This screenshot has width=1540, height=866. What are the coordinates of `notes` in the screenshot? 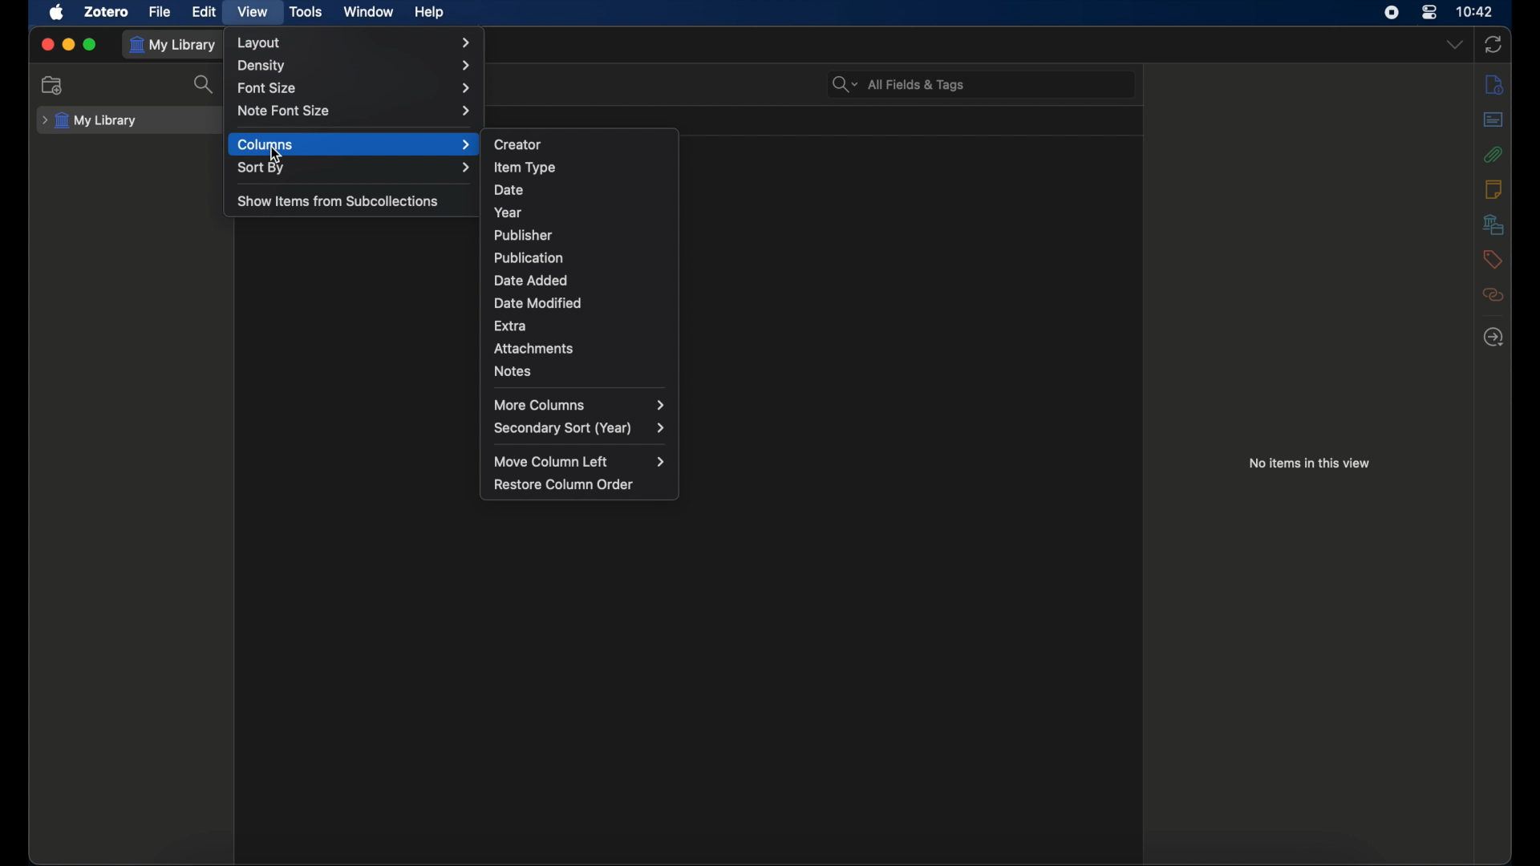 It's located at (513, 370).